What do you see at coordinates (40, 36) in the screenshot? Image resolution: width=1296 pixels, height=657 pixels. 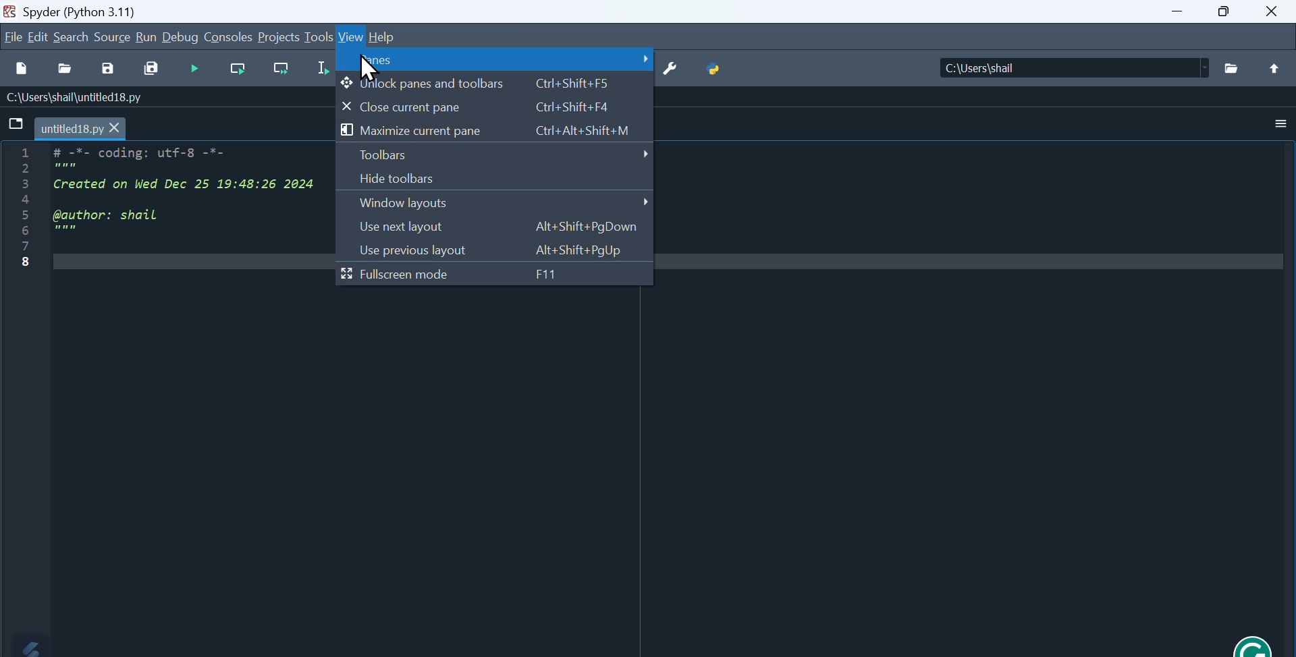 I see `Edit` at bounding box center [40, 36].